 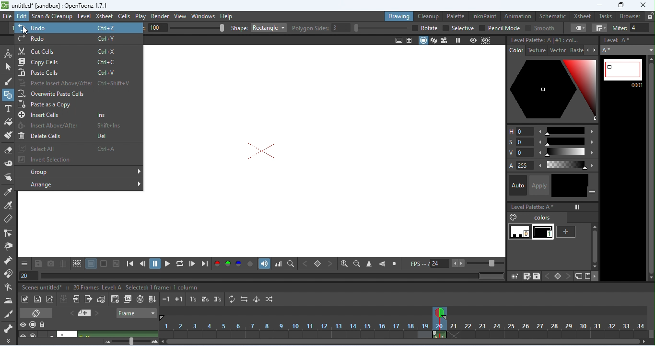 What do you see at coordinates (74, 159) in the screenshot?
I see `invert selection` at bounding box center [74, 159].